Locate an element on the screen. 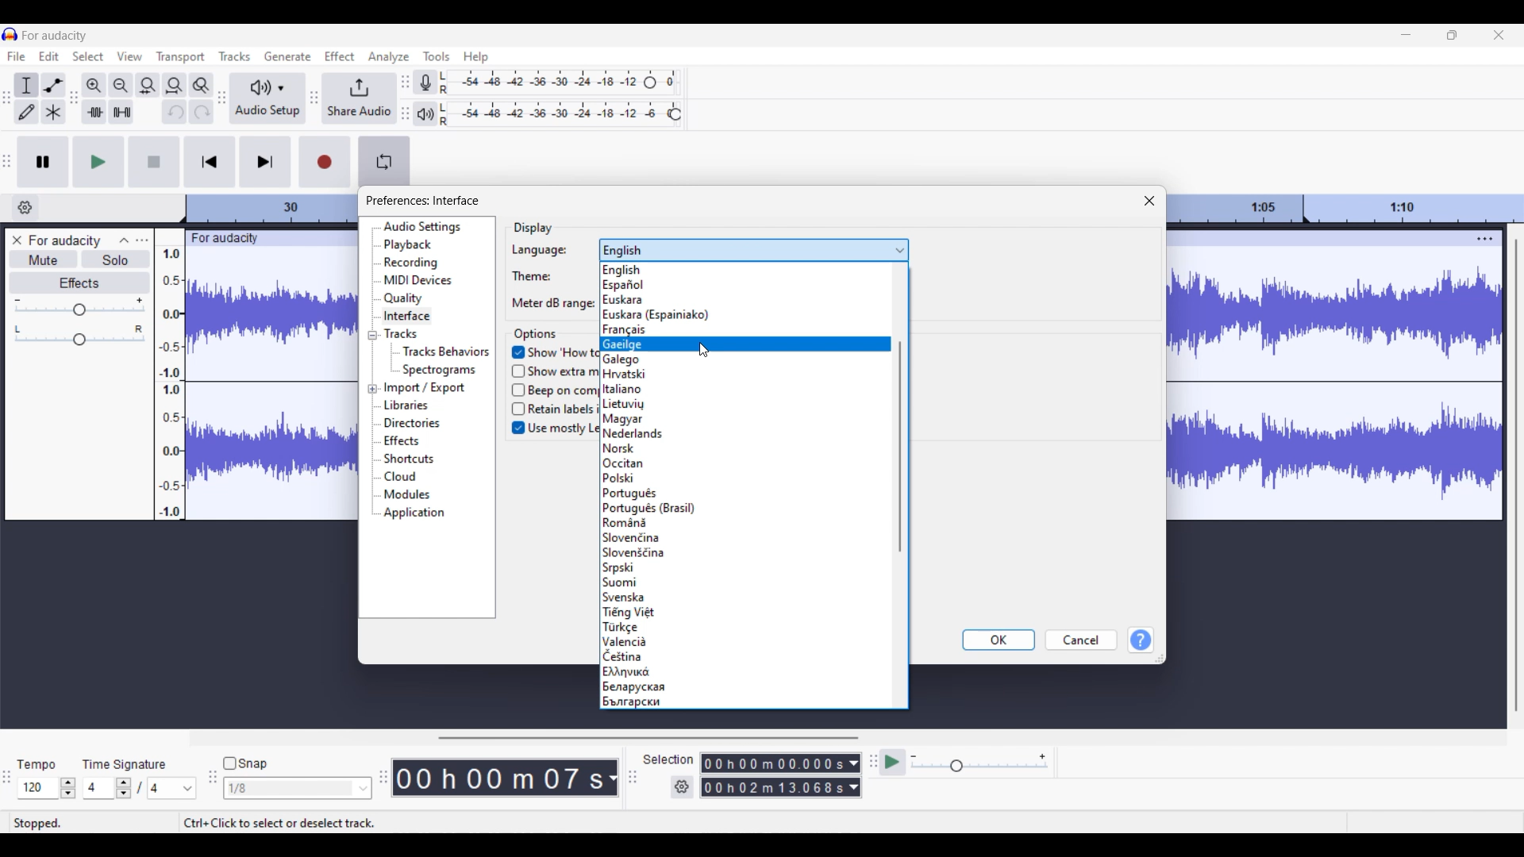  Suomi is located at coordinates (621, 582).